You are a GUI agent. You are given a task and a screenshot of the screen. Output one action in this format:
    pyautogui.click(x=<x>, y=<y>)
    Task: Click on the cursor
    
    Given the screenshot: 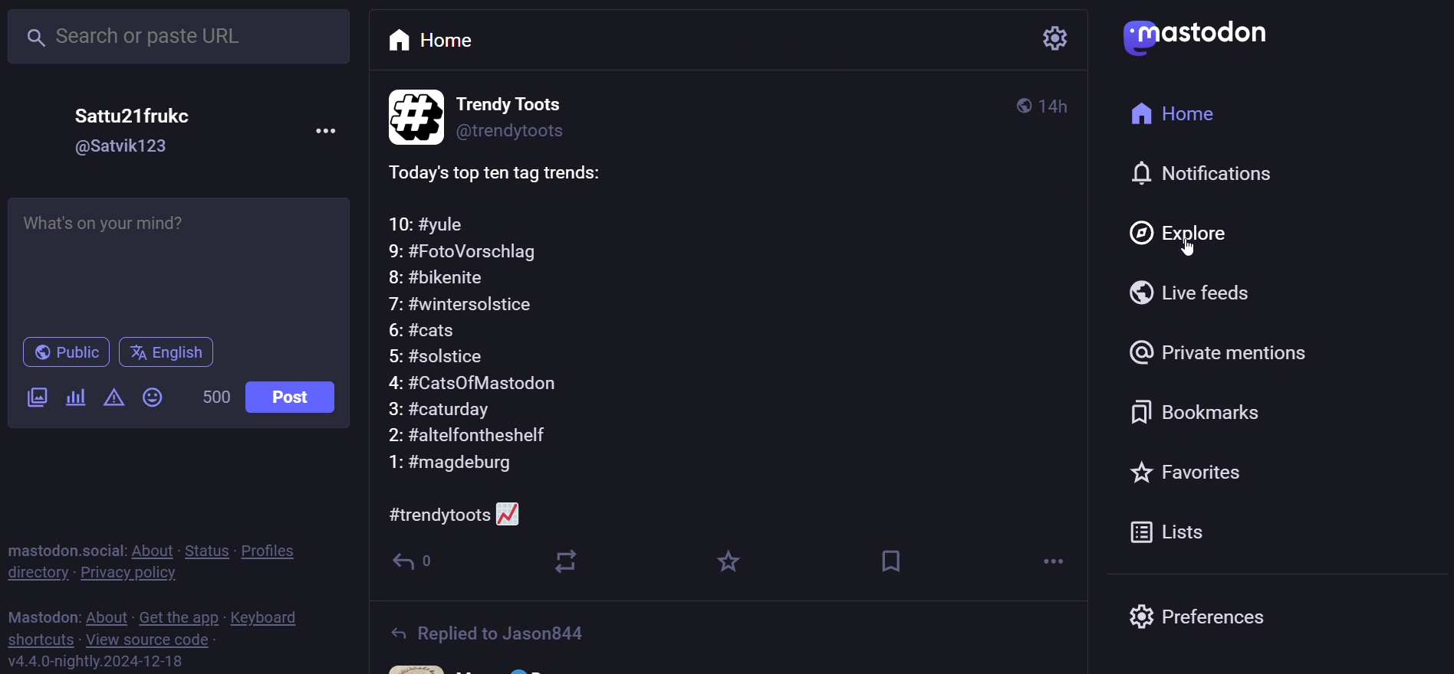 What is the action you would take?
    pyautogui.click(x=1186, y=247)
    